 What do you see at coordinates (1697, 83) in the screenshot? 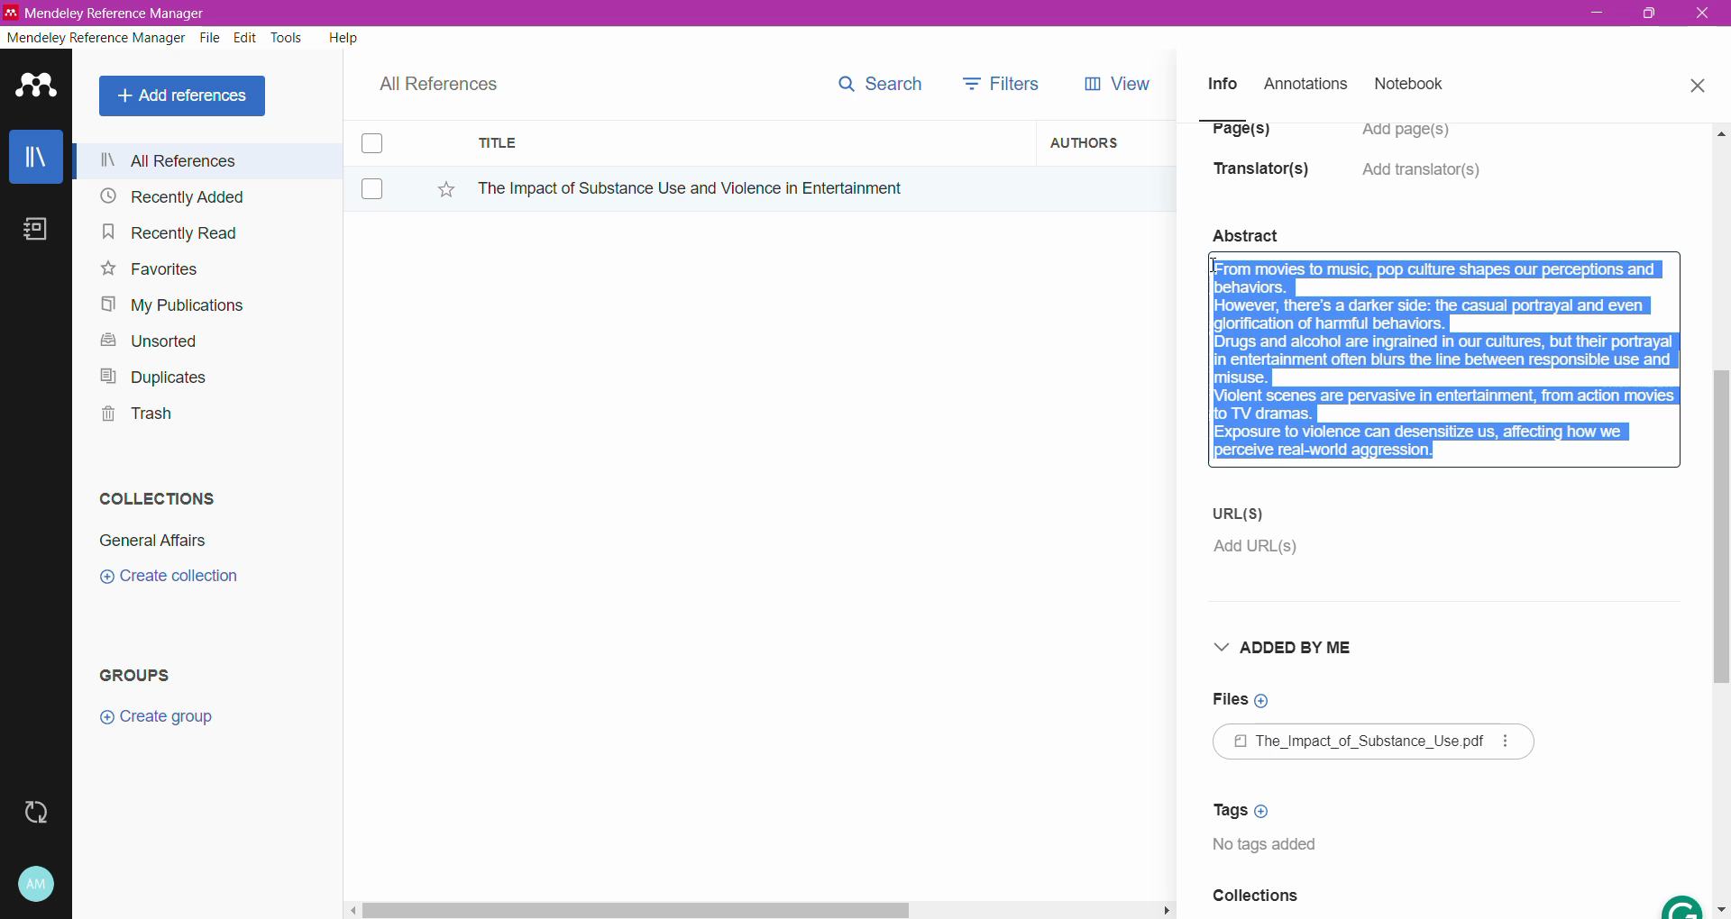
I see `Close` at bounding box center [1697, 83].